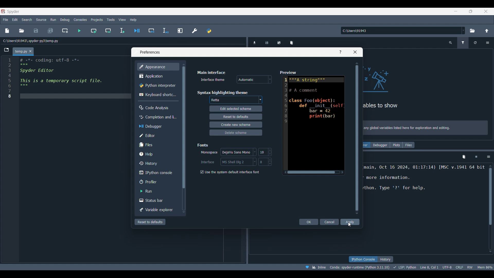 The image size is (494, 278). Describe the element at coordinates (68, 79) in the screenshot. I see `editor pane` at that location.